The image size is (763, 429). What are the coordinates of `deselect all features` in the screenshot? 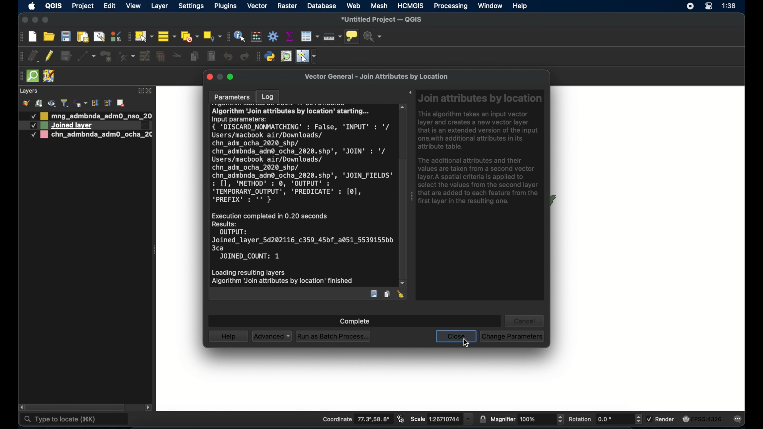 It's located at (189, 37).